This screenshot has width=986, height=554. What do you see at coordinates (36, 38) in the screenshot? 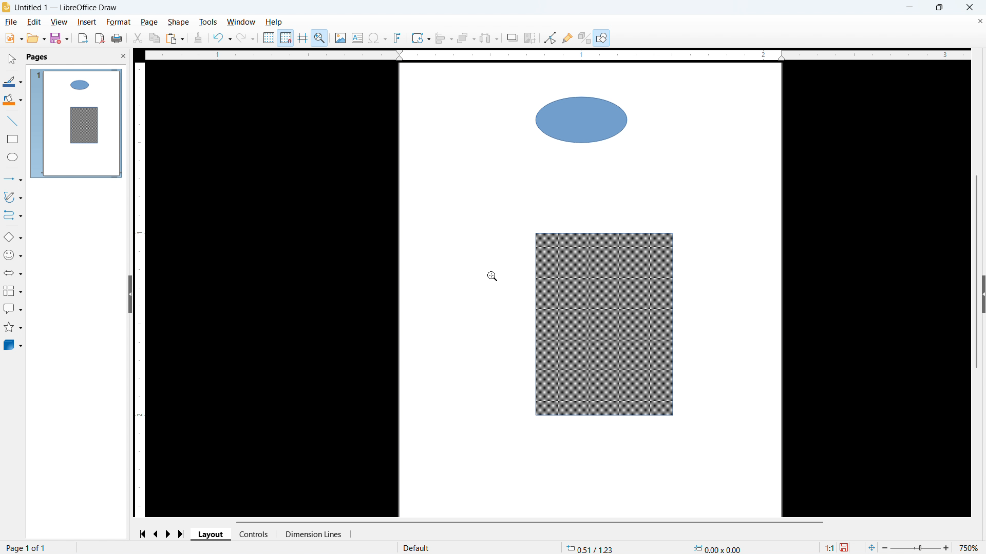
I see `open ` at bounding box center [36, 38].